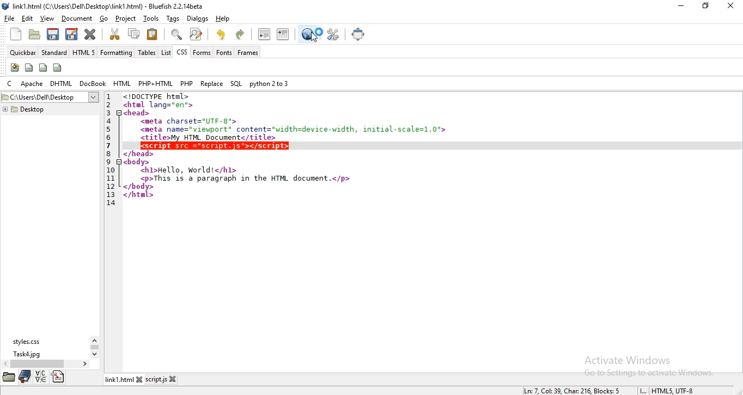 This screenshot has height=395, width=743. Describe the element at coordinates (22, 53) in the screenshot. I see `quickbar` at that location.